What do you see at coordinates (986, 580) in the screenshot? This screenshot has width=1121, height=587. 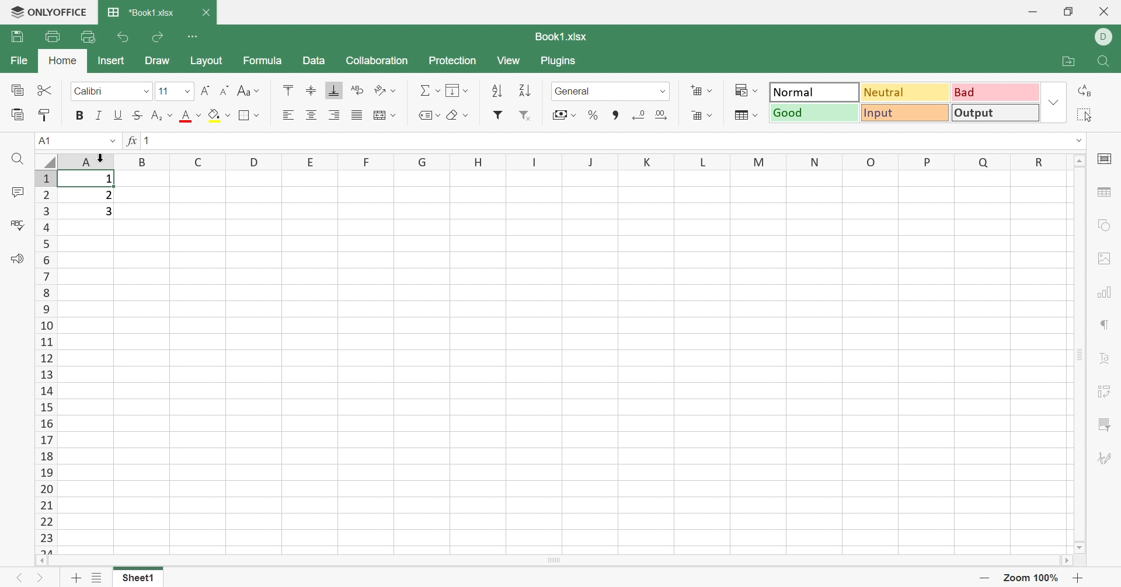 I see `Zoom out` at bounding box center [986, 580].